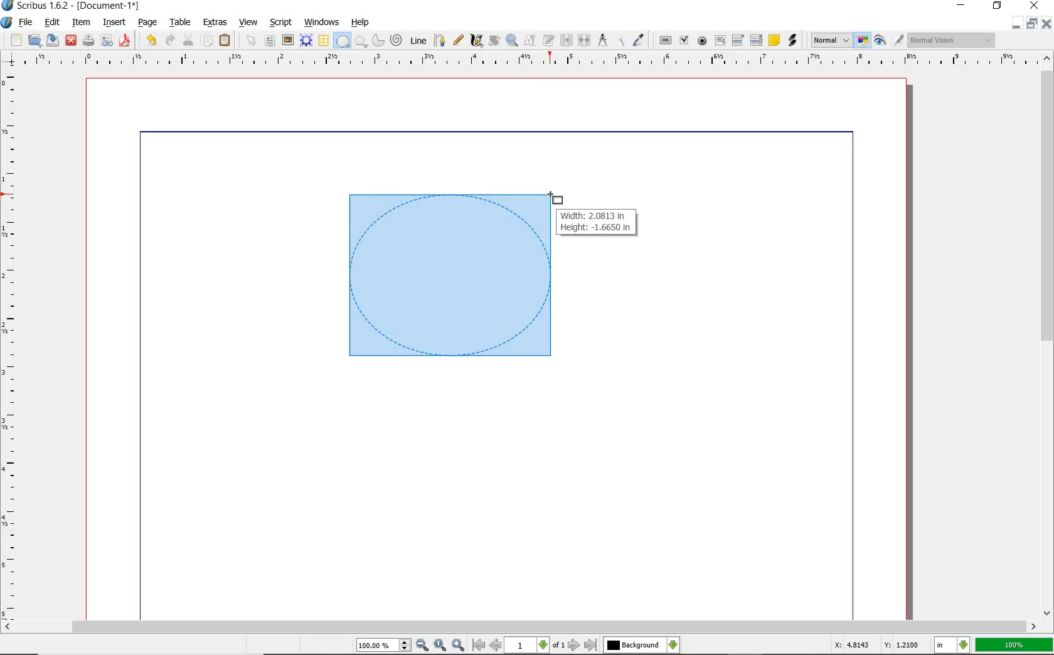  Describe the element at coordinates (88, 41) in the screenshot. I see `PRINT` at that location.